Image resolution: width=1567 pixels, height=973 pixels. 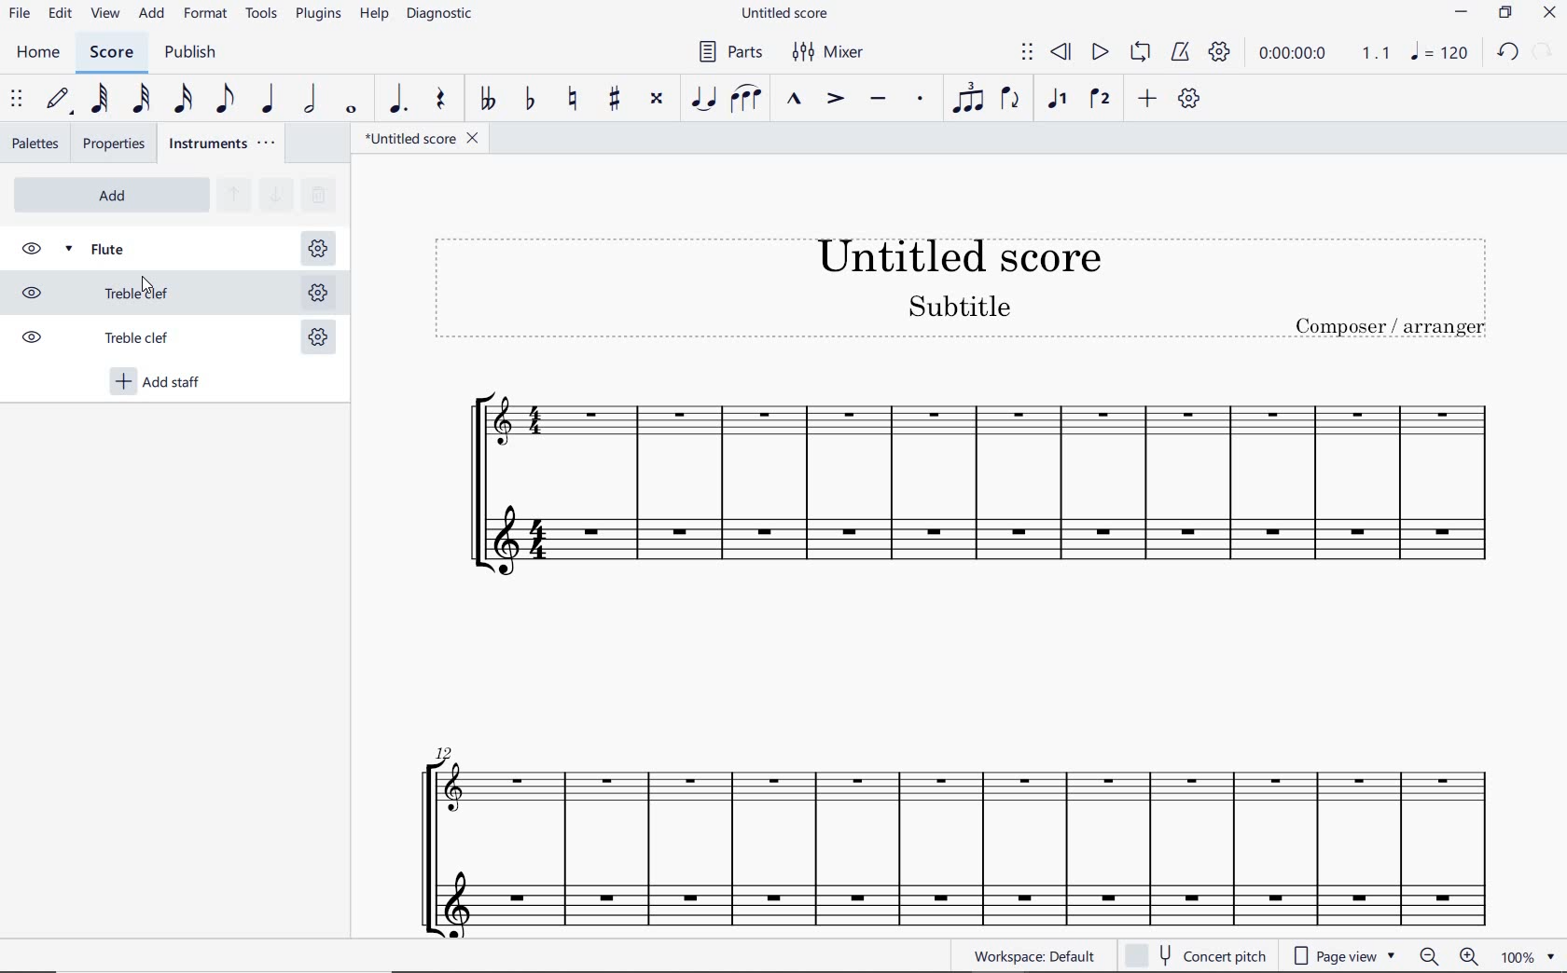 What do you see at coordinates (983, 545) in the screenshot?
I see `flute instrument` at bounding box center [983, 545].